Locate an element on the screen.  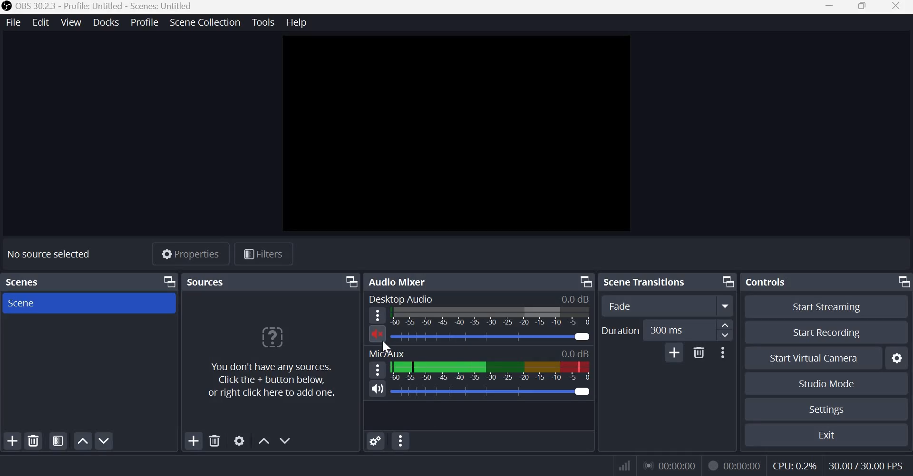
Transition Type Dropdown is located at coordinates (666, 306).